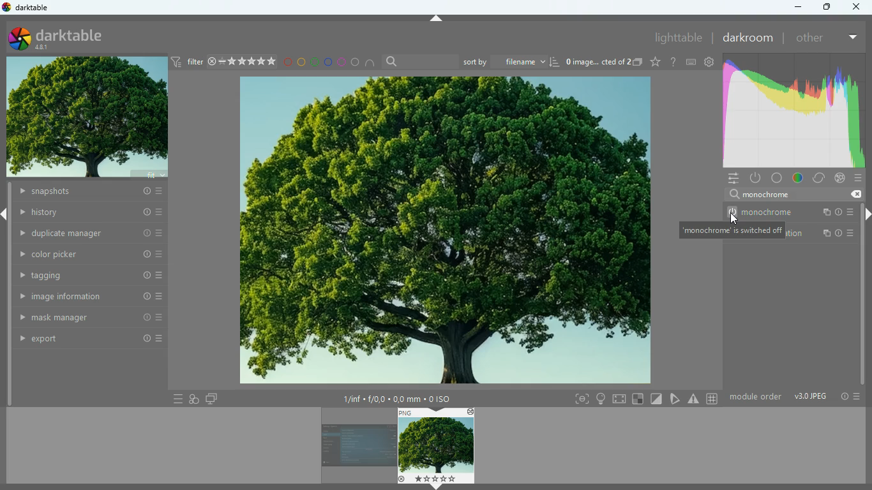 This screenshot has width=872, height=490. What do you see at coordinates (791, 213) in the screenshot?
I see `monochorme` at bounding box center [791, 213].